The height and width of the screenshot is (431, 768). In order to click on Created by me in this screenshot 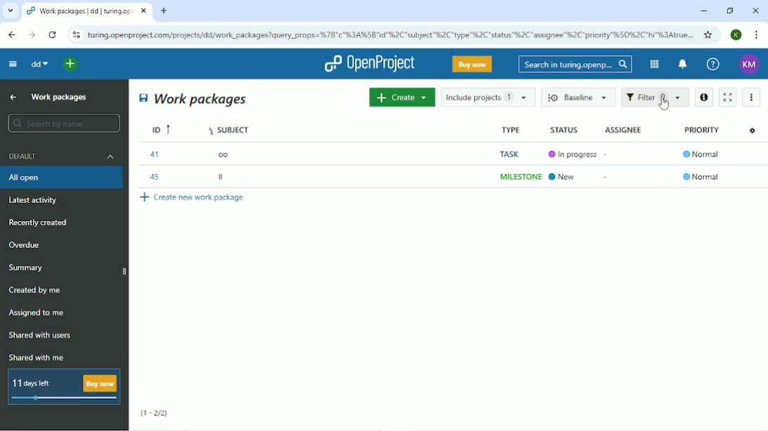, I will do `click(37, 291)`.